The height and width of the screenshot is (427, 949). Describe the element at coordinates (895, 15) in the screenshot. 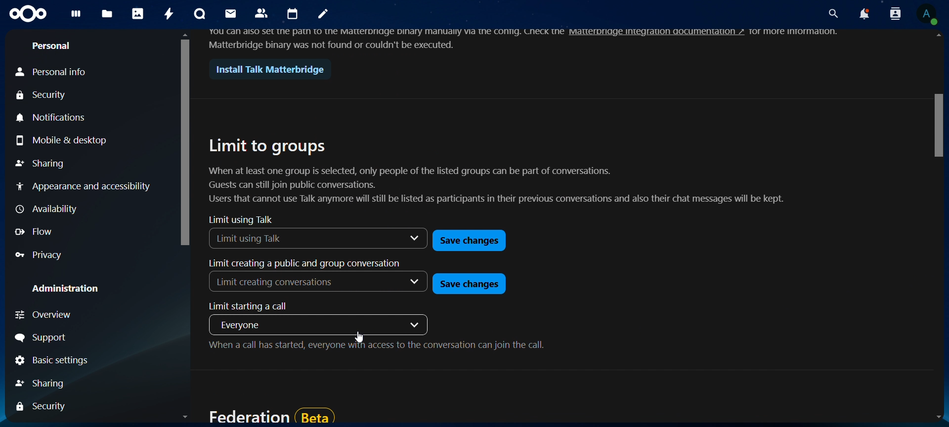

I see `search contacts` at that location.